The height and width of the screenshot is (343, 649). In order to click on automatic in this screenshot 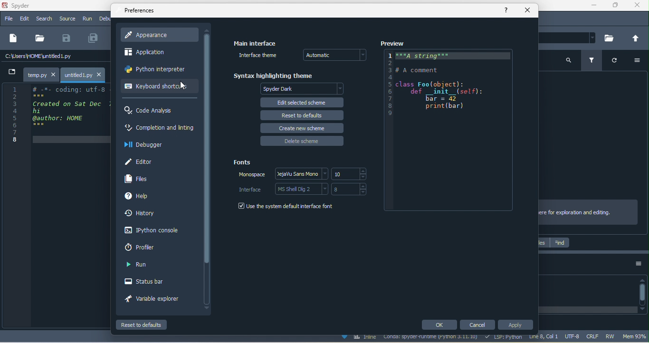, I will do `click(338, 56)`.